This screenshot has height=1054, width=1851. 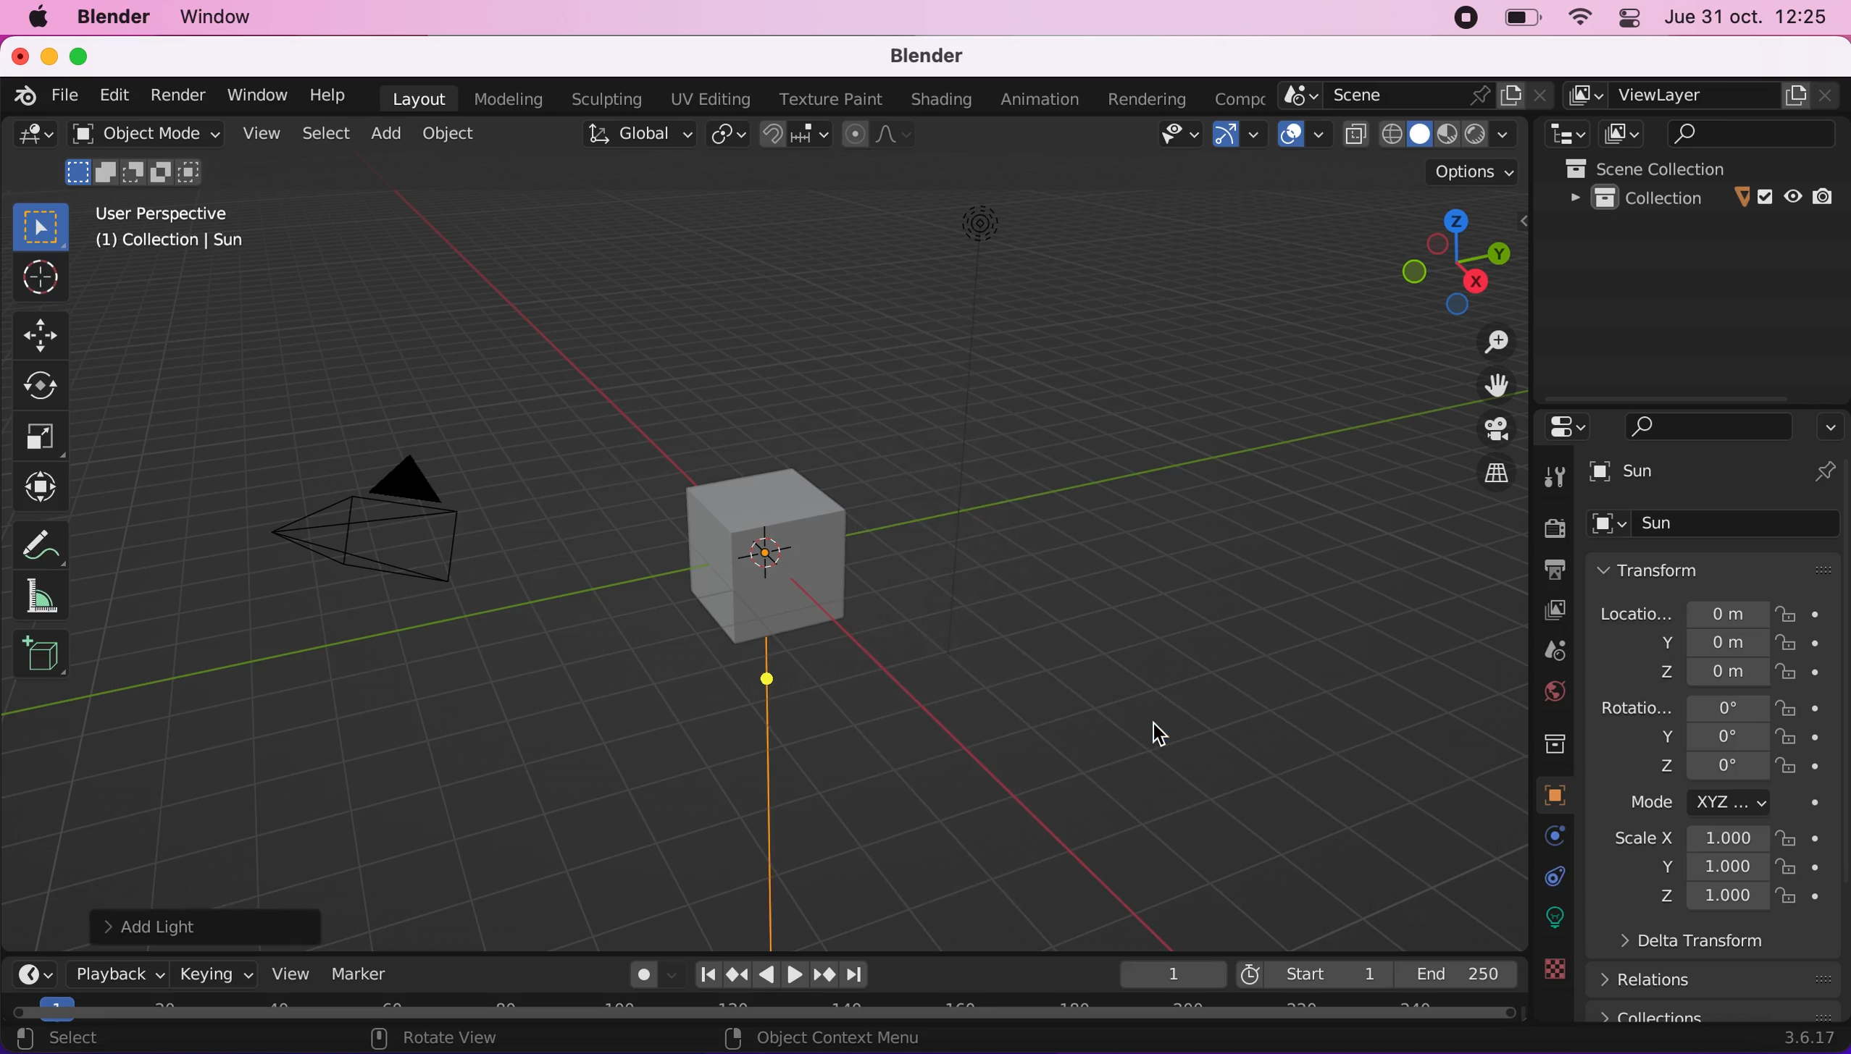 What do you see at coordinates (859, 976) in the screenshot?
I see `Jump to endpoint` at bounding box center [859, 976].